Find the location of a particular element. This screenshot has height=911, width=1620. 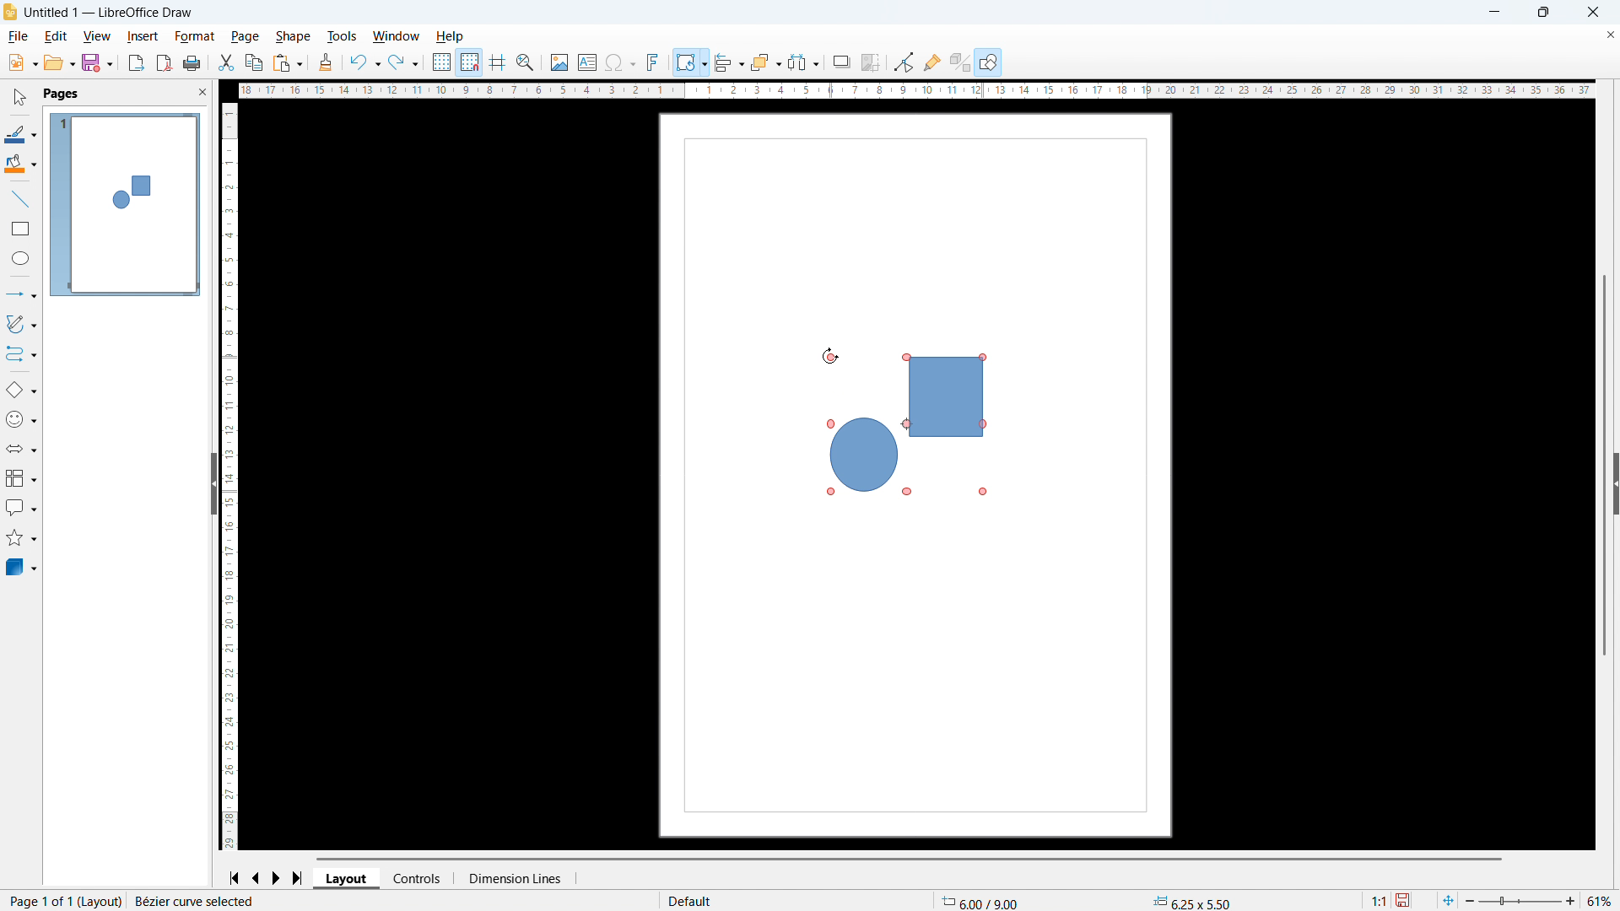

Horizontal ruler  is located at coordinates (915, 90).